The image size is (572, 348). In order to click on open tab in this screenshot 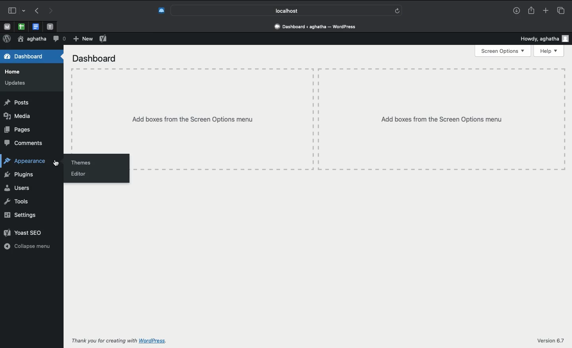, I will do `click(50, 27)`.